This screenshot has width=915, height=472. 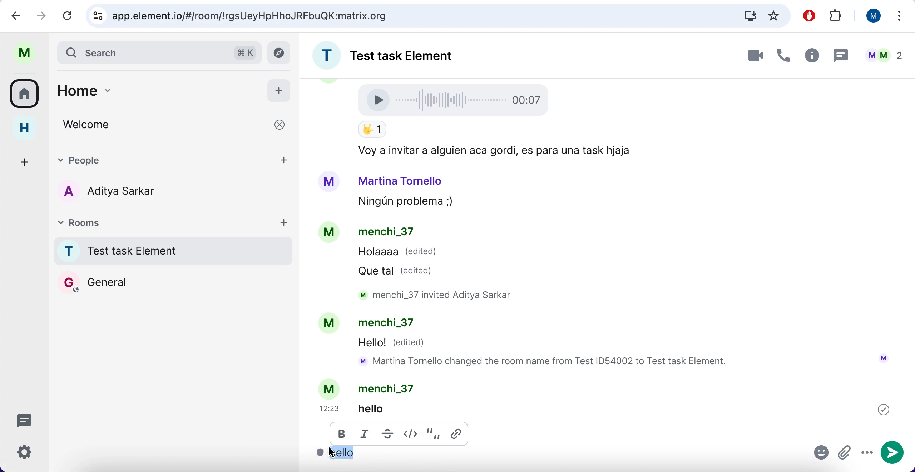 What do you see at coordinates (390, 388) in the screenshot?
I see `menchi_37` at bounding box center [390, 388].